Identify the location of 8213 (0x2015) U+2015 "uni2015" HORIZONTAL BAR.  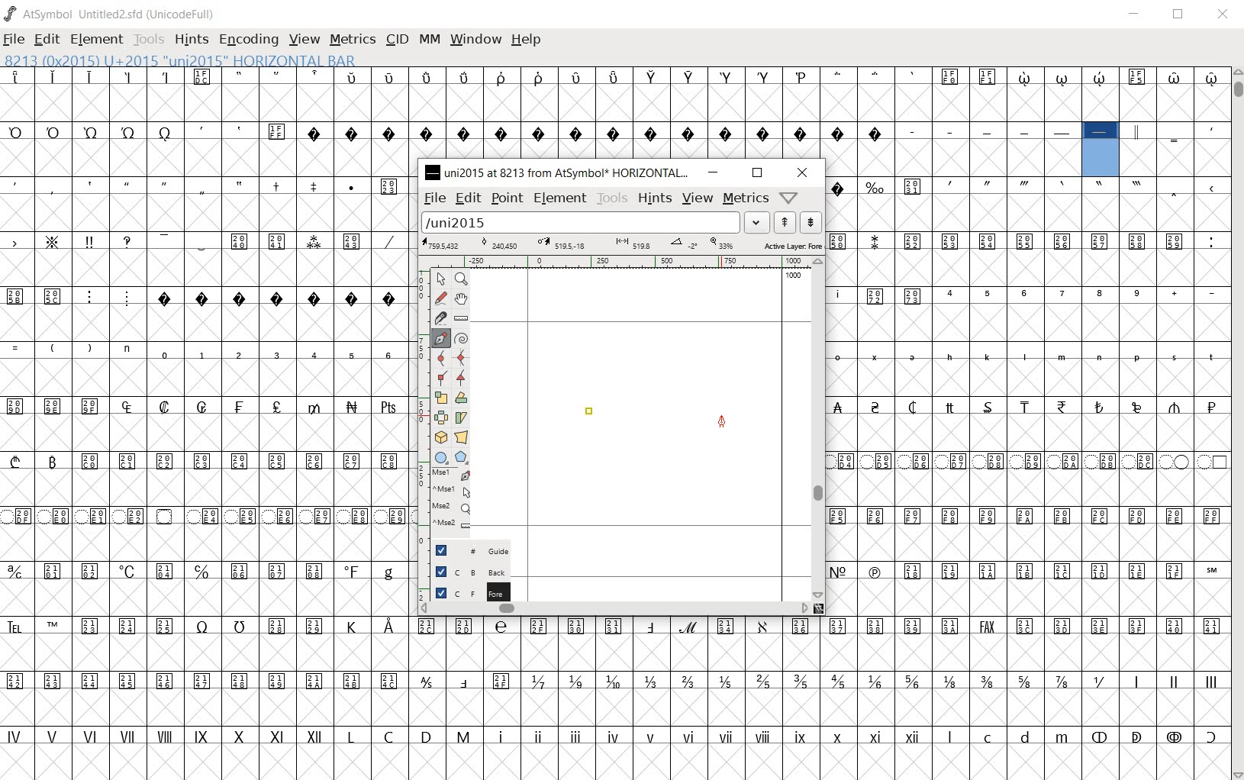
(179, 60).